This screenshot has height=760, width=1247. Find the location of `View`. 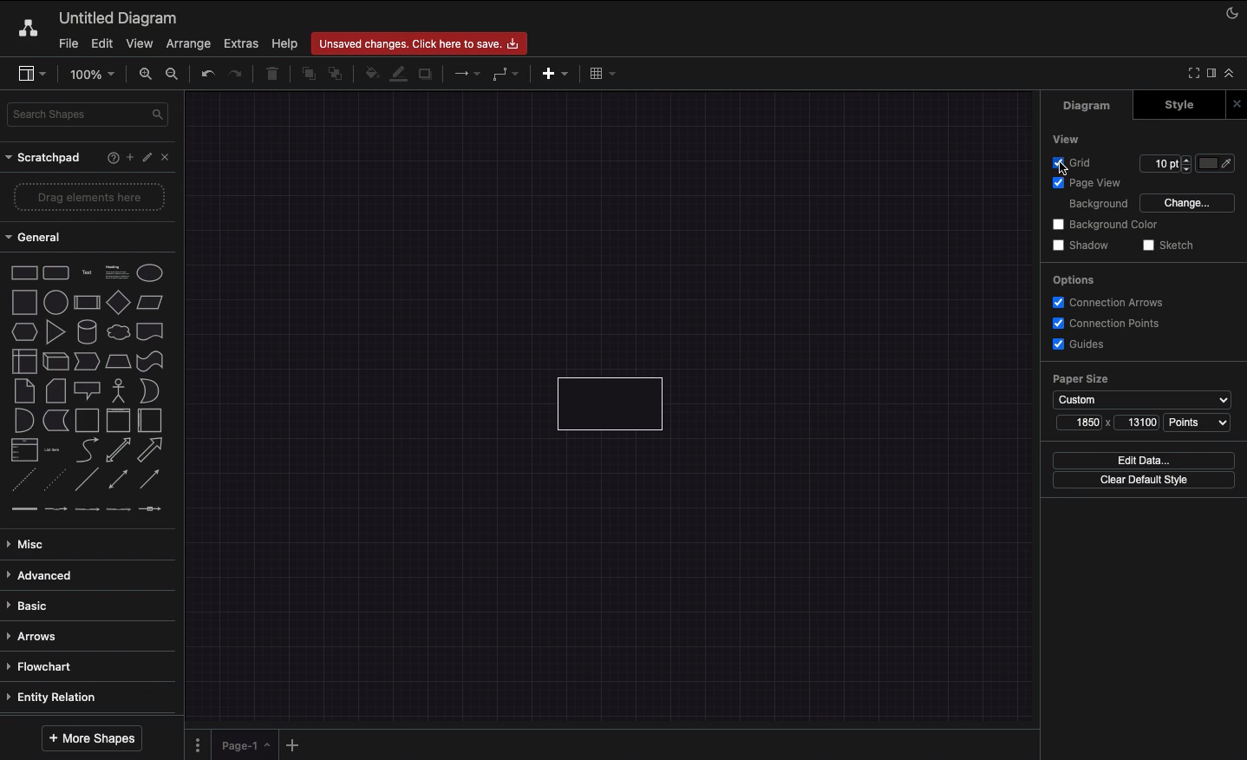

View is located at coordinates (1062, 137).